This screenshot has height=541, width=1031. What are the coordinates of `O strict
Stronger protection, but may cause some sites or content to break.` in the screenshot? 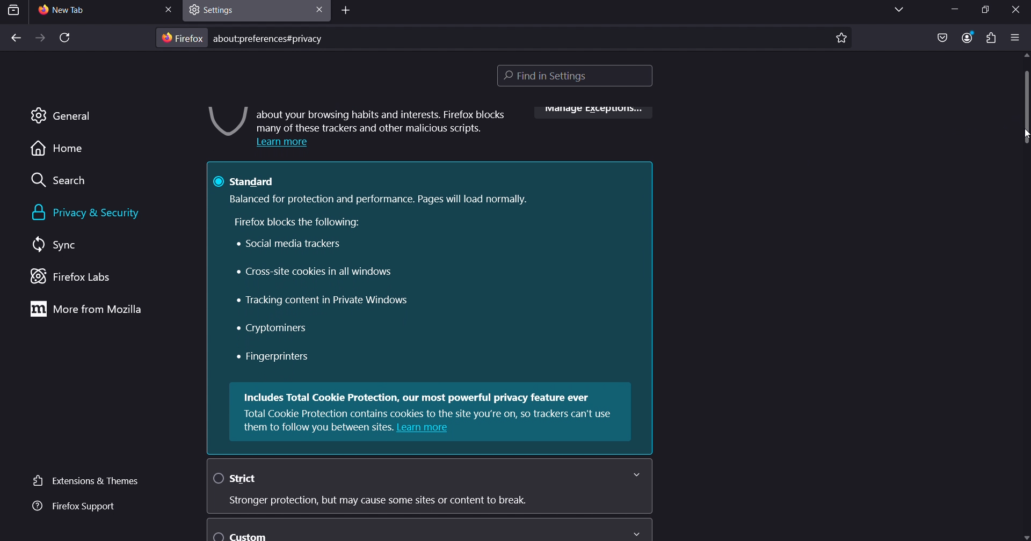 It's located at (429, 489).